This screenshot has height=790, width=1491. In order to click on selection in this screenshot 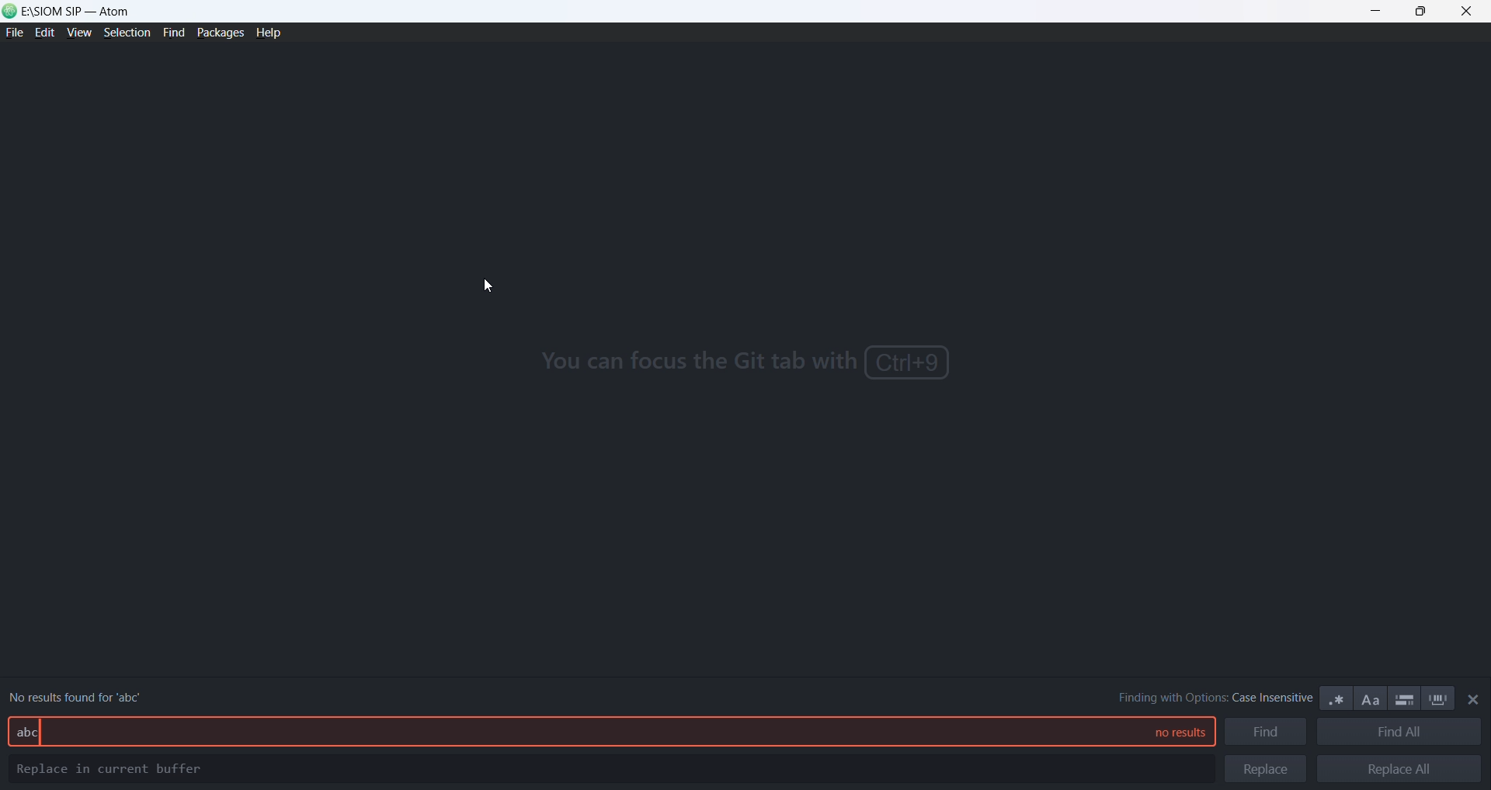, I will do `click(125, 34)`.